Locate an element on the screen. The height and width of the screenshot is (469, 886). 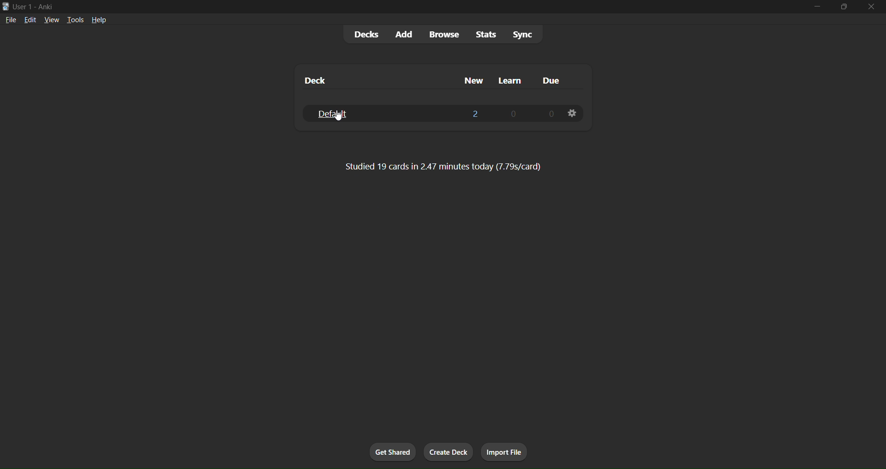
file is located at coordinates (11, 22).